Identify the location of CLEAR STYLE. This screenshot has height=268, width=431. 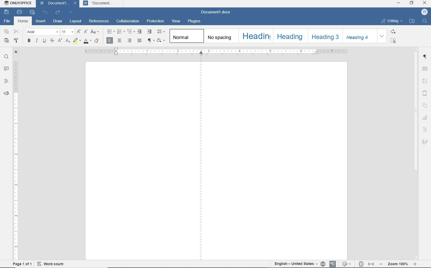
(97, 41).